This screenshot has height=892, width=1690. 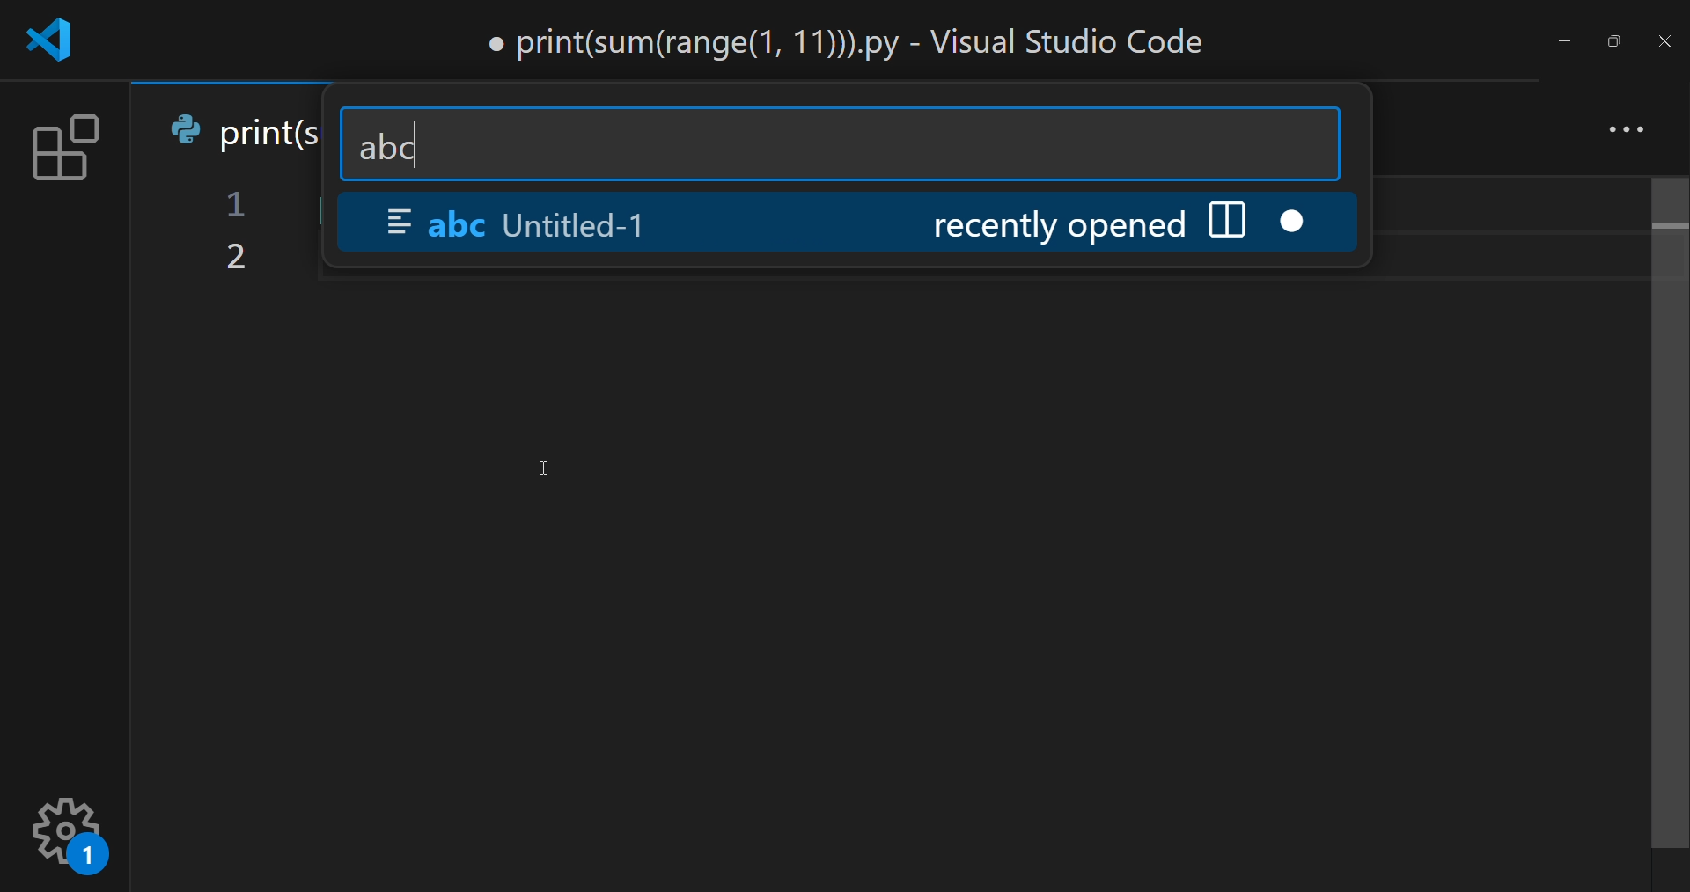 What do you see at coordinates (399, 143) in the screenshot?
I see `abc` at bounding box center [399, 143].